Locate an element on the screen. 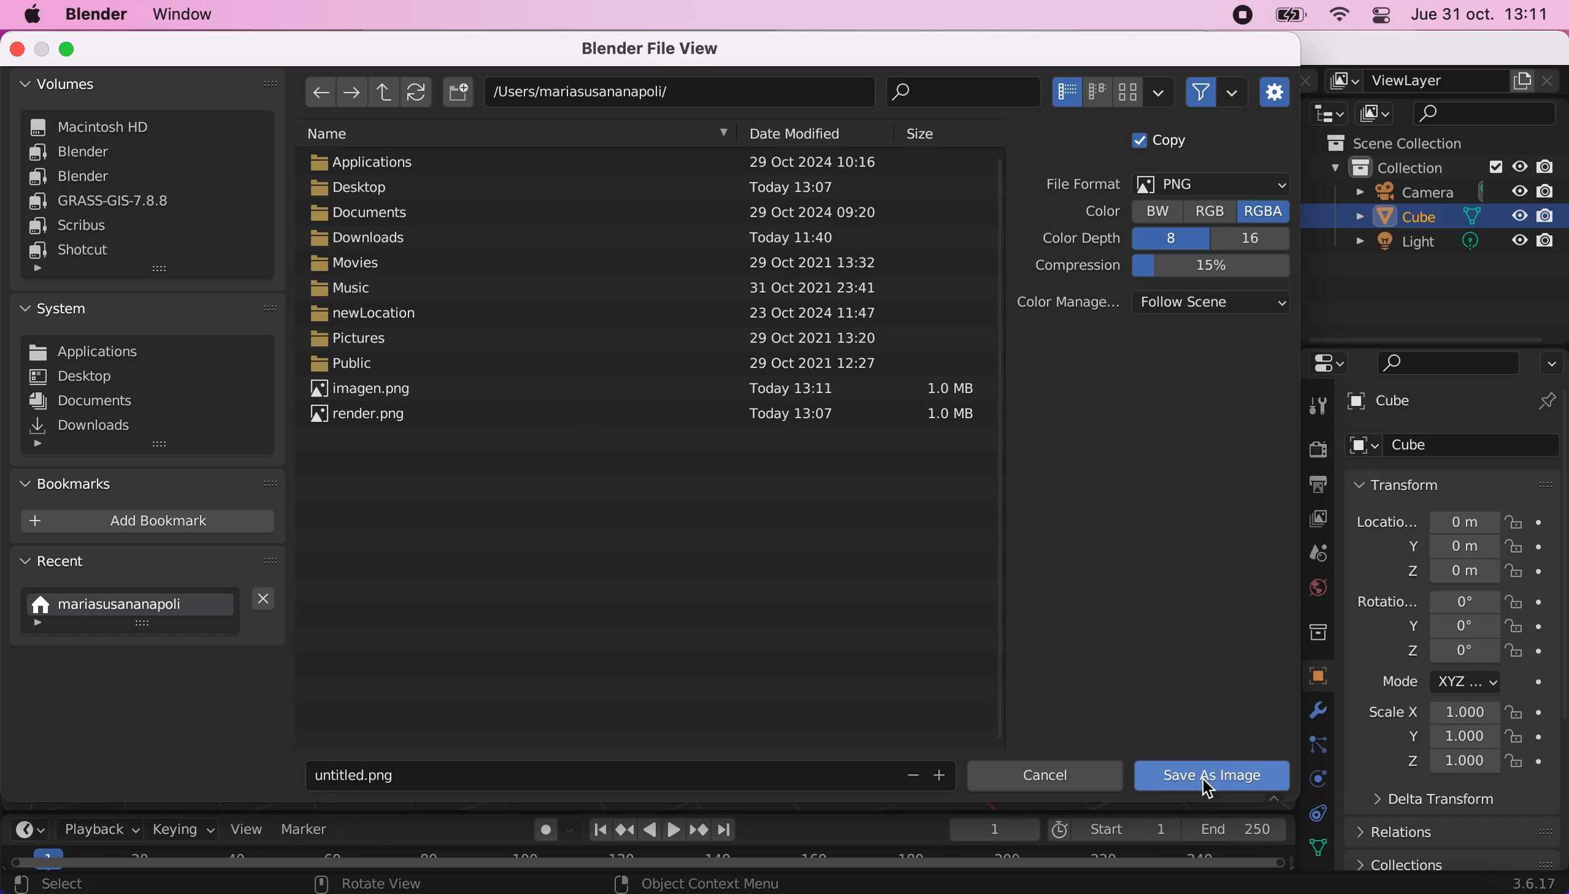  auto keying is located at coordinates (544, 833).